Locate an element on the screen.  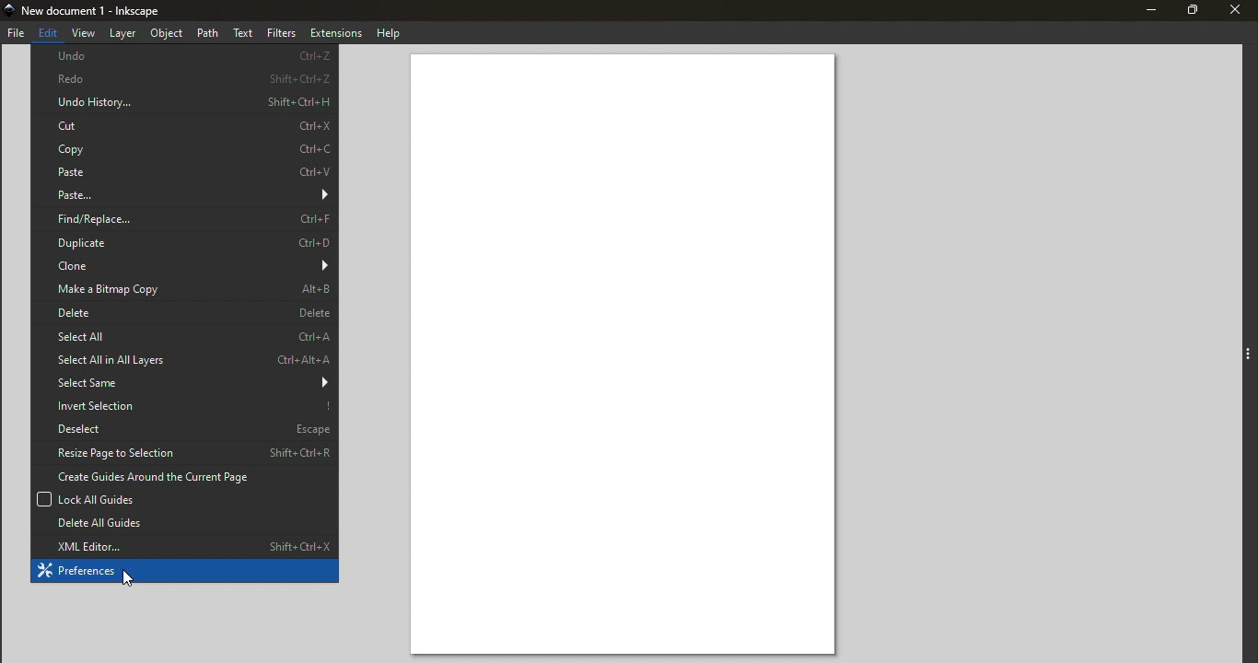
Clone is located at coordinates (184, 266).